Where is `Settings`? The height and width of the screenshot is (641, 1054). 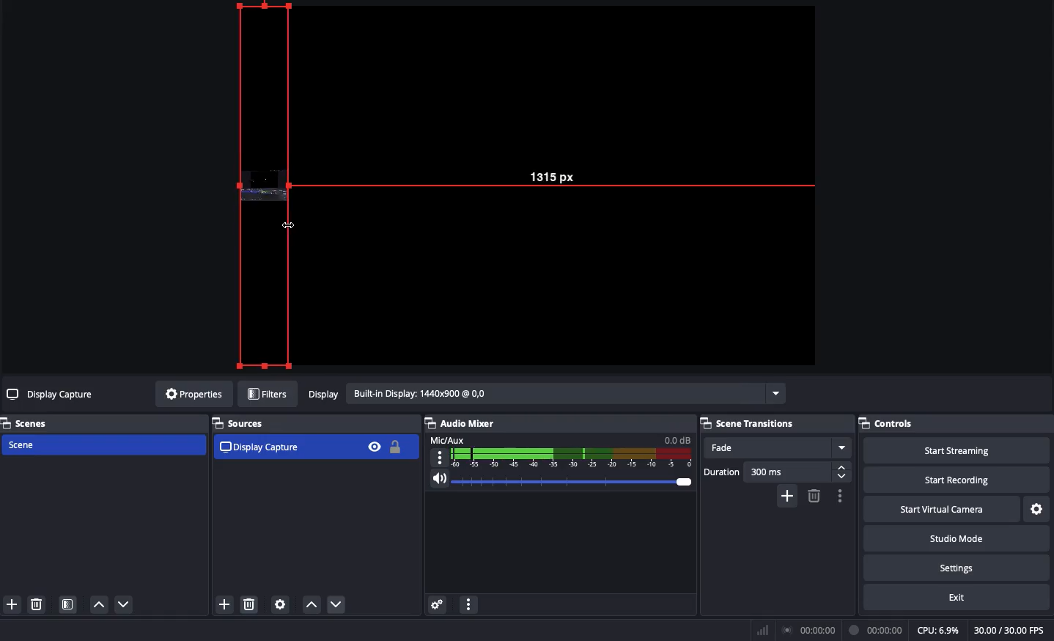 Settings is located at coordinates (1038, 510).